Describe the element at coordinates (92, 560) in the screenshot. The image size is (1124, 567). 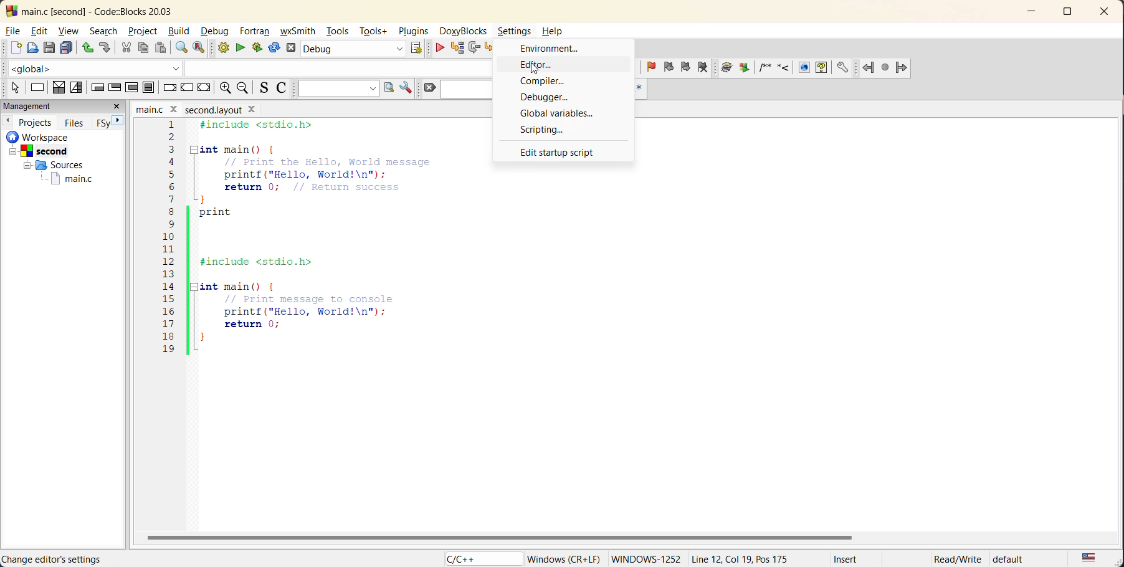
I see `file location` at that location.